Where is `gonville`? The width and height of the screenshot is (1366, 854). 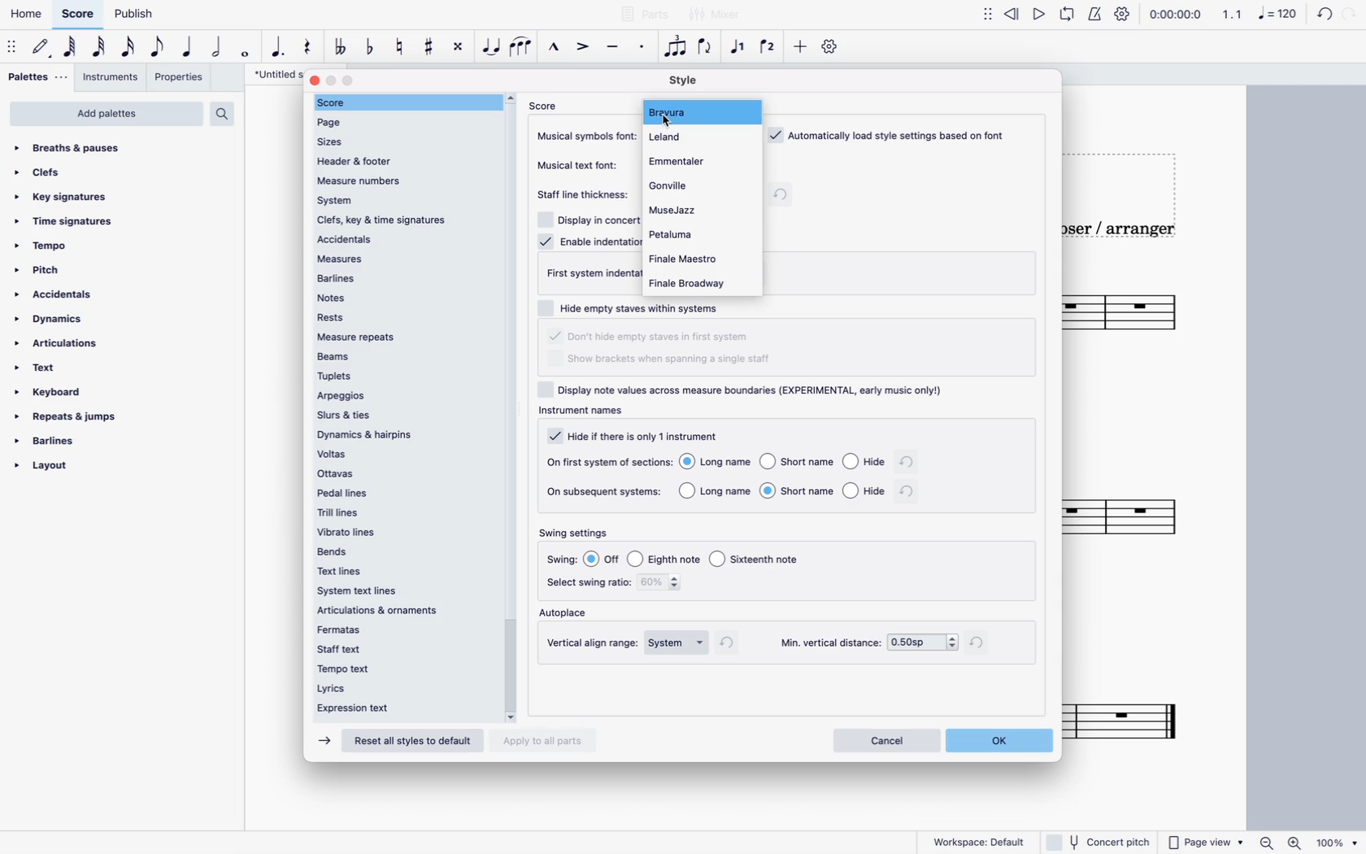 gonville is located at coordinates (699, 185).